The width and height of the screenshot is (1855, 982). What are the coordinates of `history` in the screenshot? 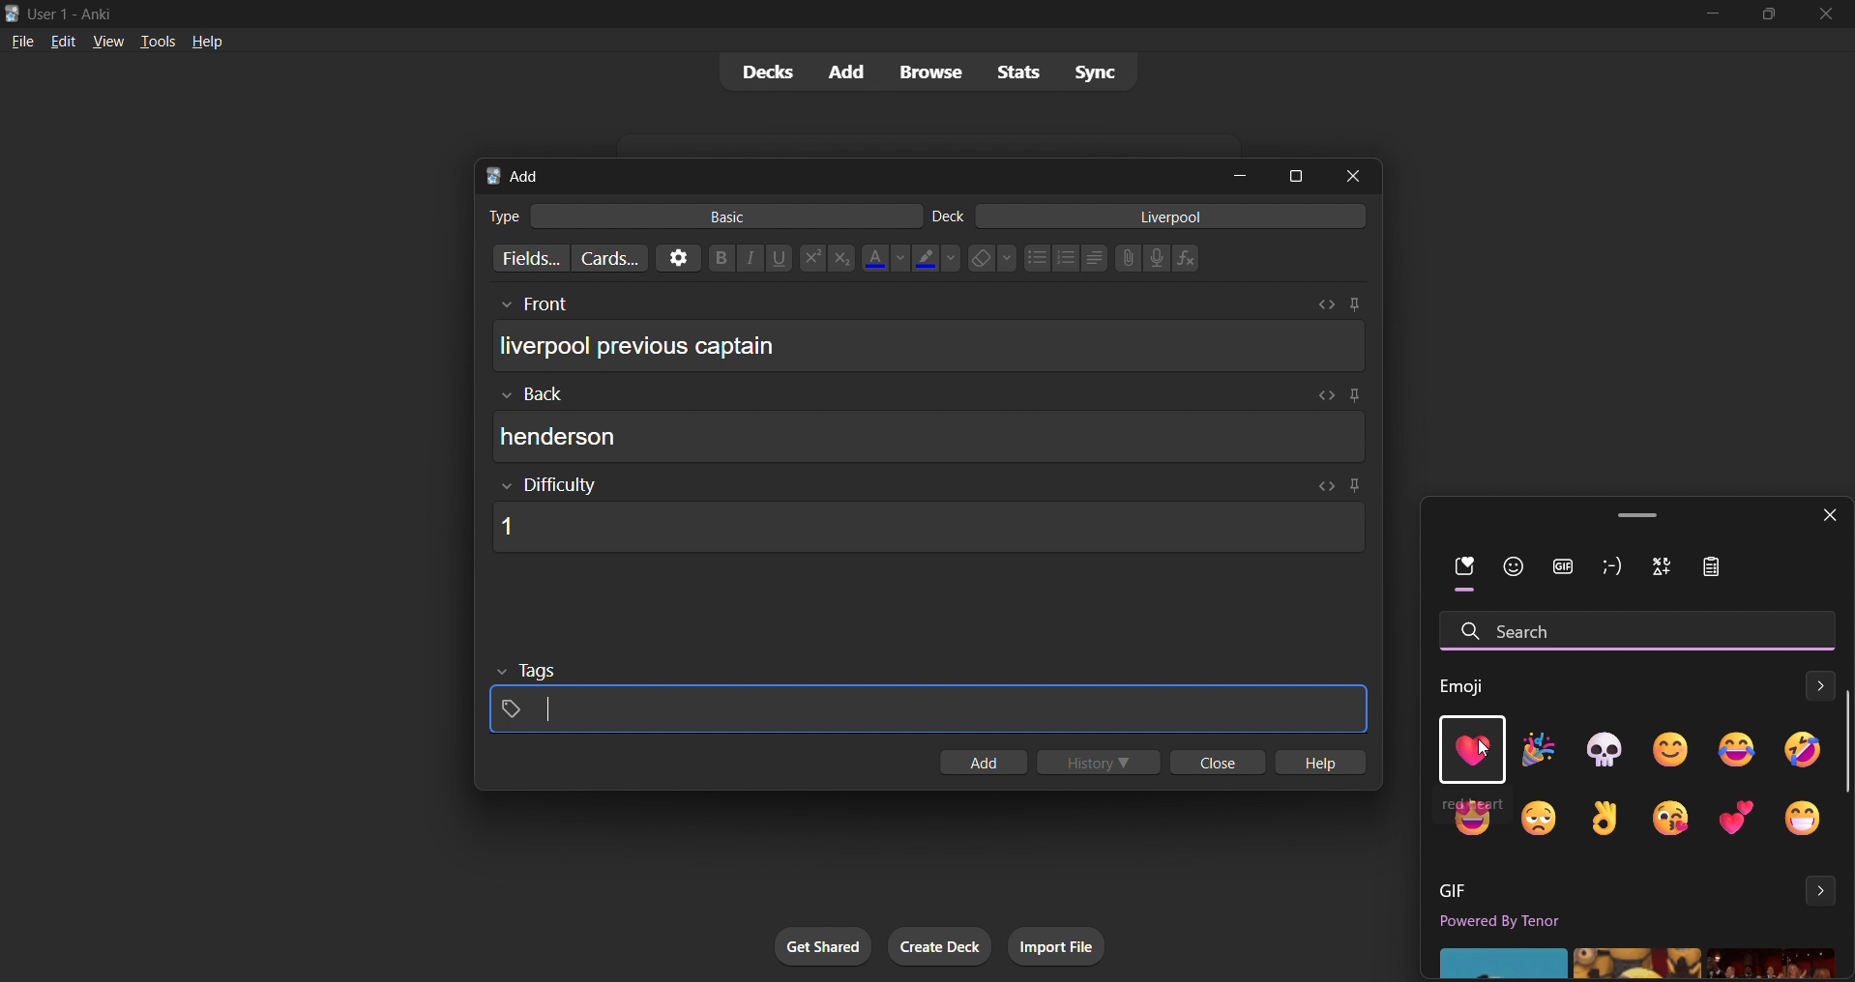 It's located at (1102, 764).